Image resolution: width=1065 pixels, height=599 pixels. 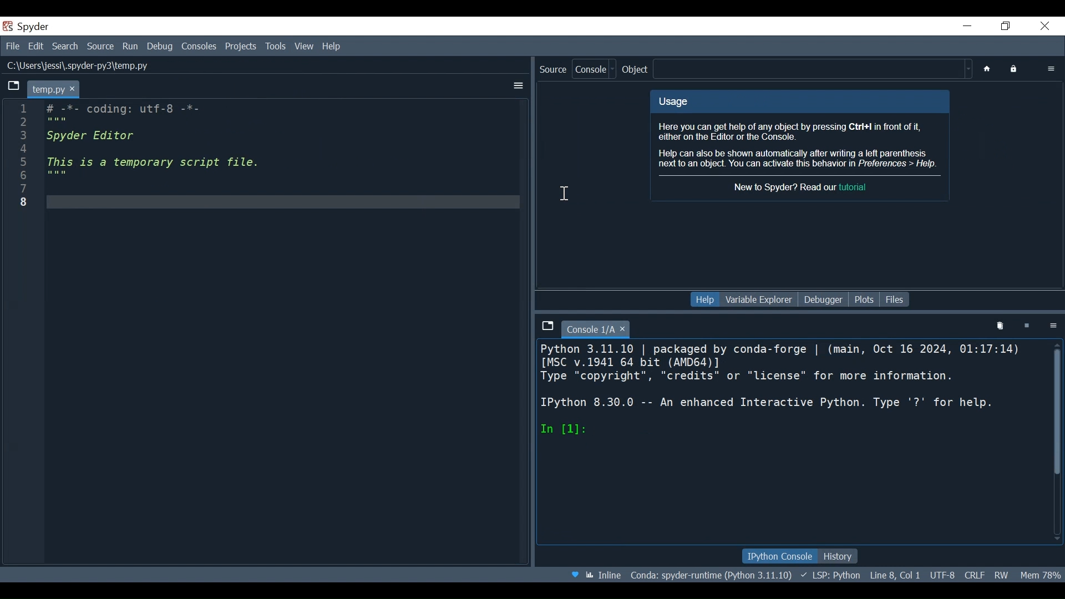 I want to click on Find in, so click(x=813, y=69).